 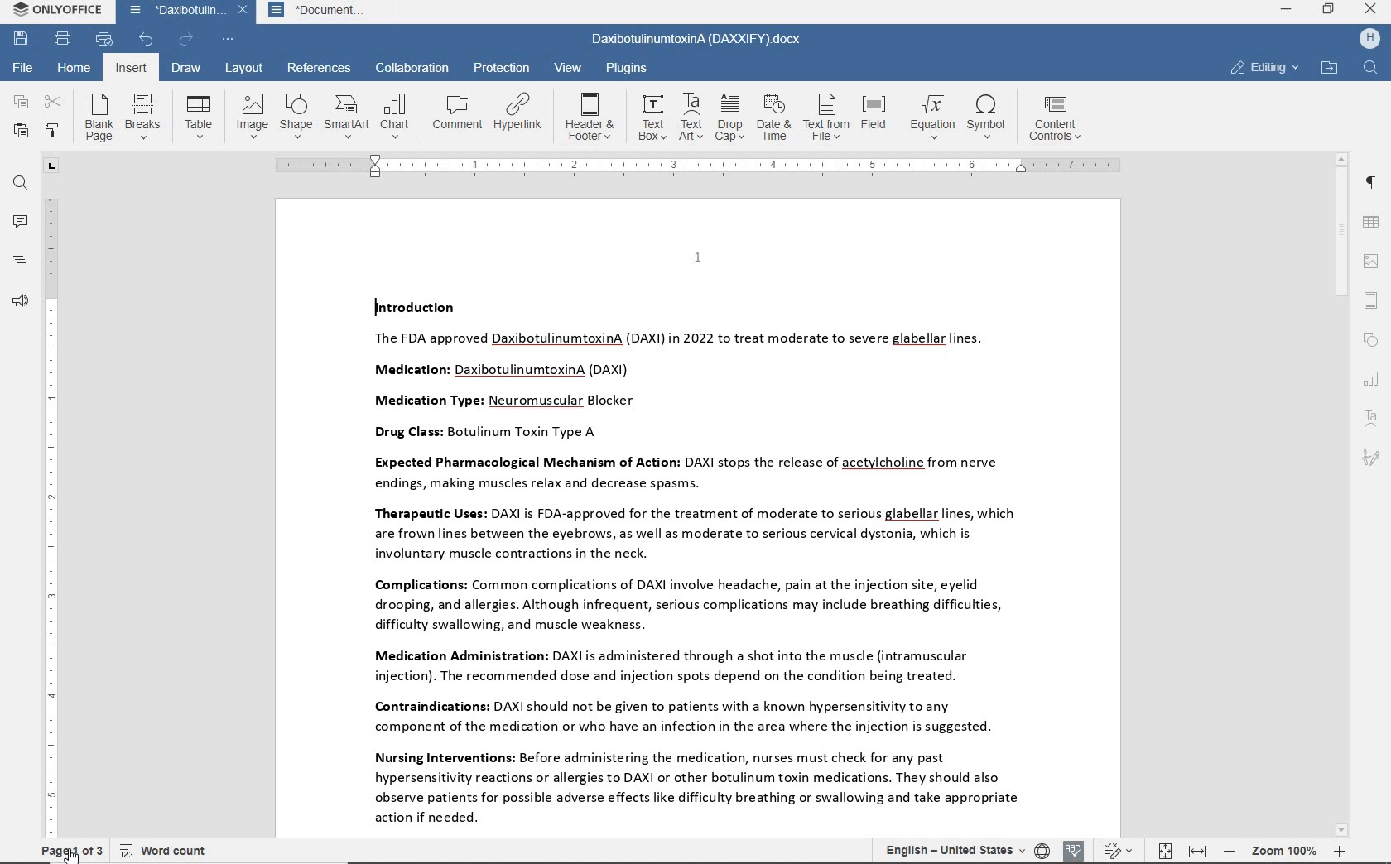 I want to click on fit to width, so click(x=1196, y=852).